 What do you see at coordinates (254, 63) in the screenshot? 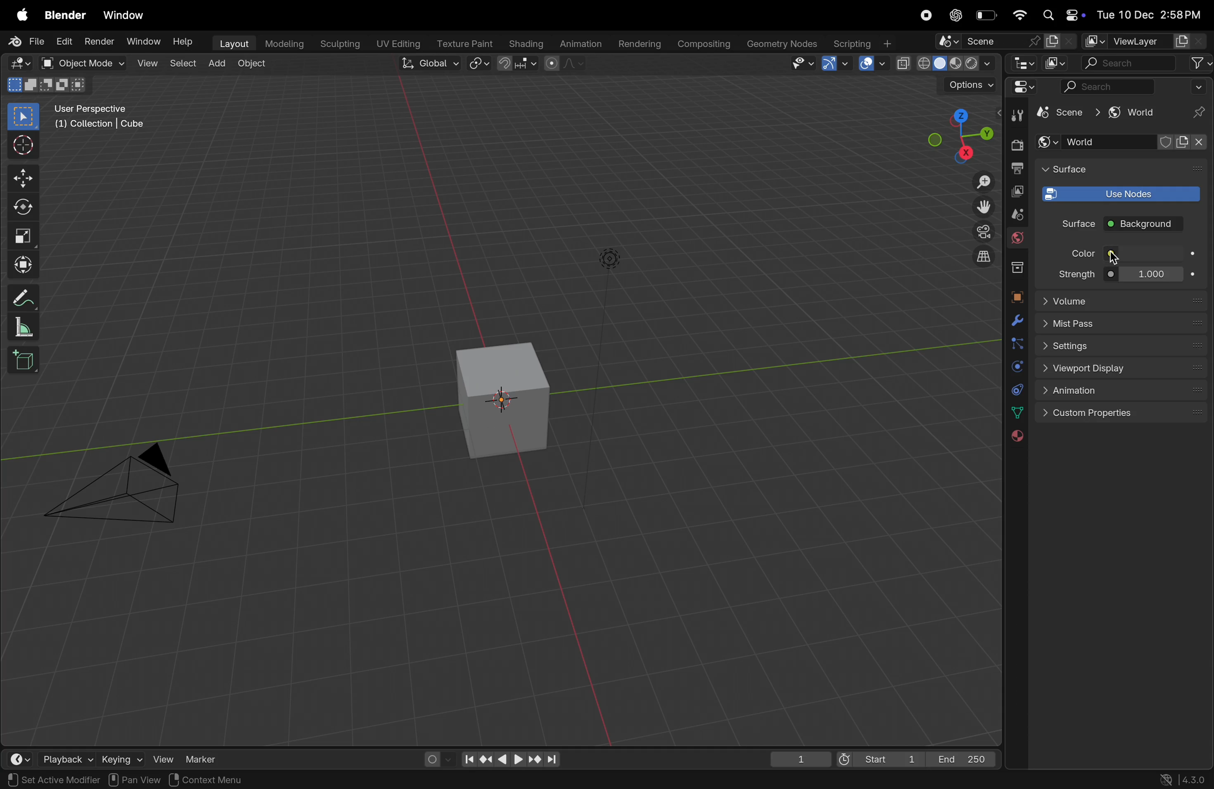
I see `Object` at bounding box center [254, 63].